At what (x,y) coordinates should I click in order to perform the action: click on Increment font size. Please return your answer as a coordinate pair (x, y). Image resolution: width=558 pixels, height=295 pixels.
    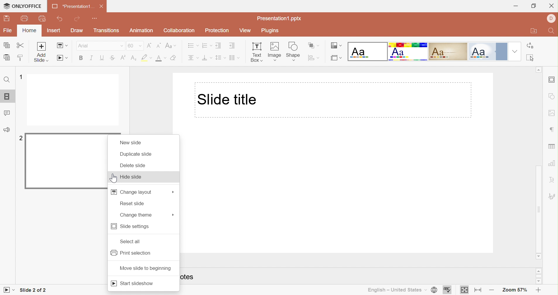
    Looking at the image, I should click on (149, 45).